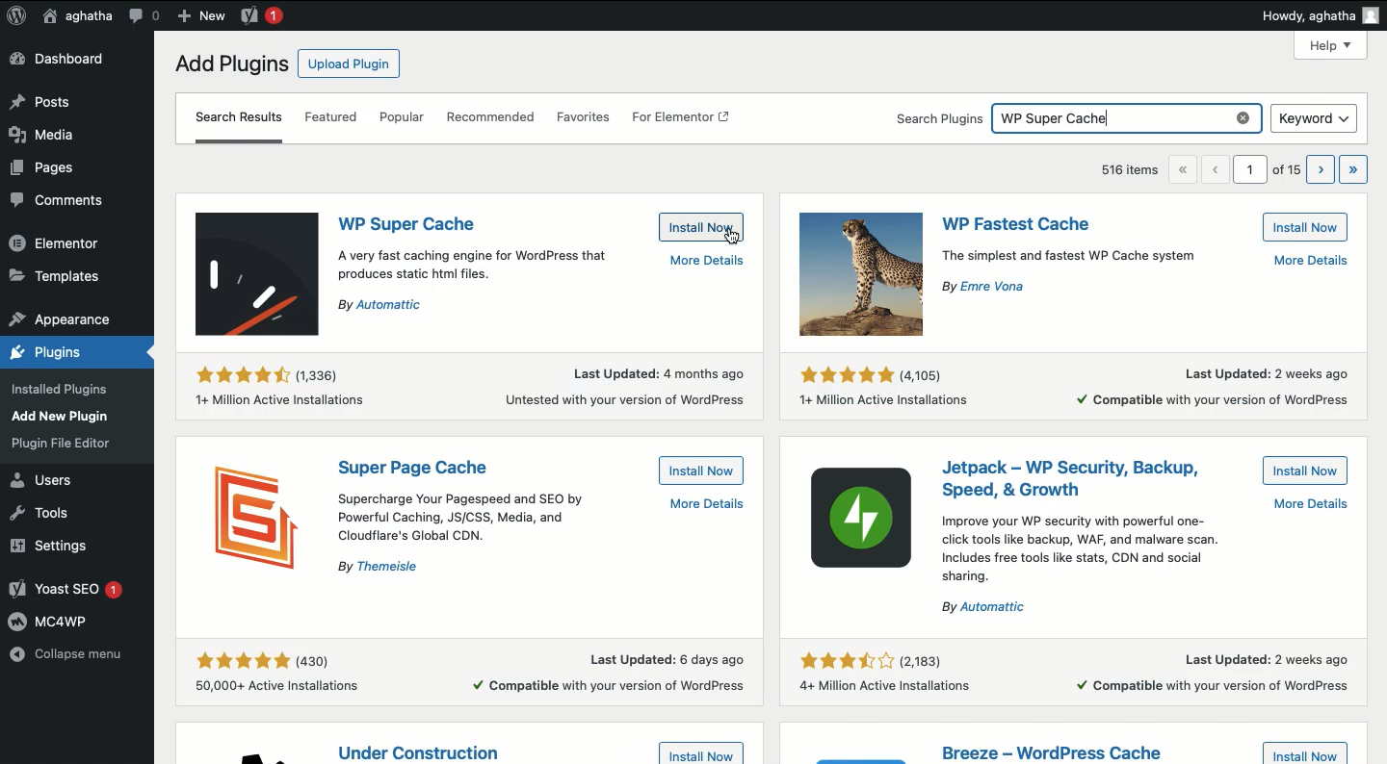 Image resolution: width=1387 pixels, height=764 pixels. What do you see at coordinates (492, 115) in the screenshot?
I see `Recommended` at bounding box center [492, 115].